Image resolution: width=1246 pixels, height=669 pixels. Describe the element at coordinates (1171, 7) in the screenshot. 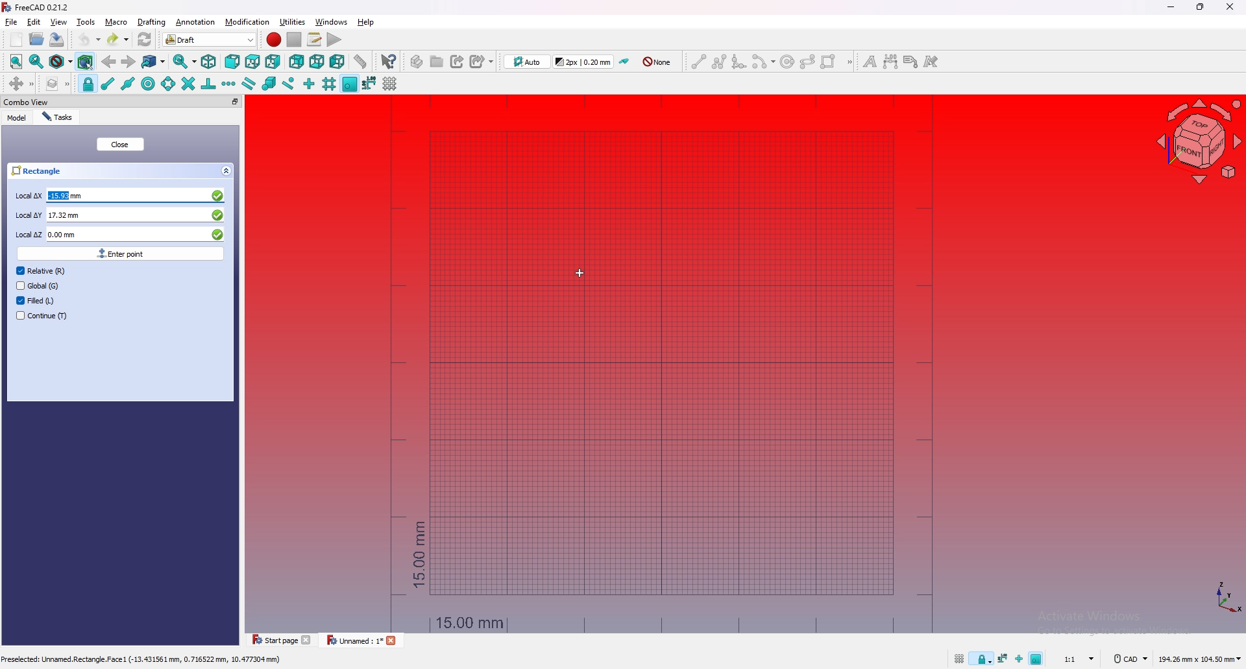

I see `minimize` at that location.